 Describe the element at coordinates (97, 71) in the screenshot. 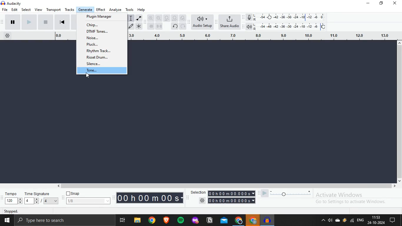

I see `tone` at that location.